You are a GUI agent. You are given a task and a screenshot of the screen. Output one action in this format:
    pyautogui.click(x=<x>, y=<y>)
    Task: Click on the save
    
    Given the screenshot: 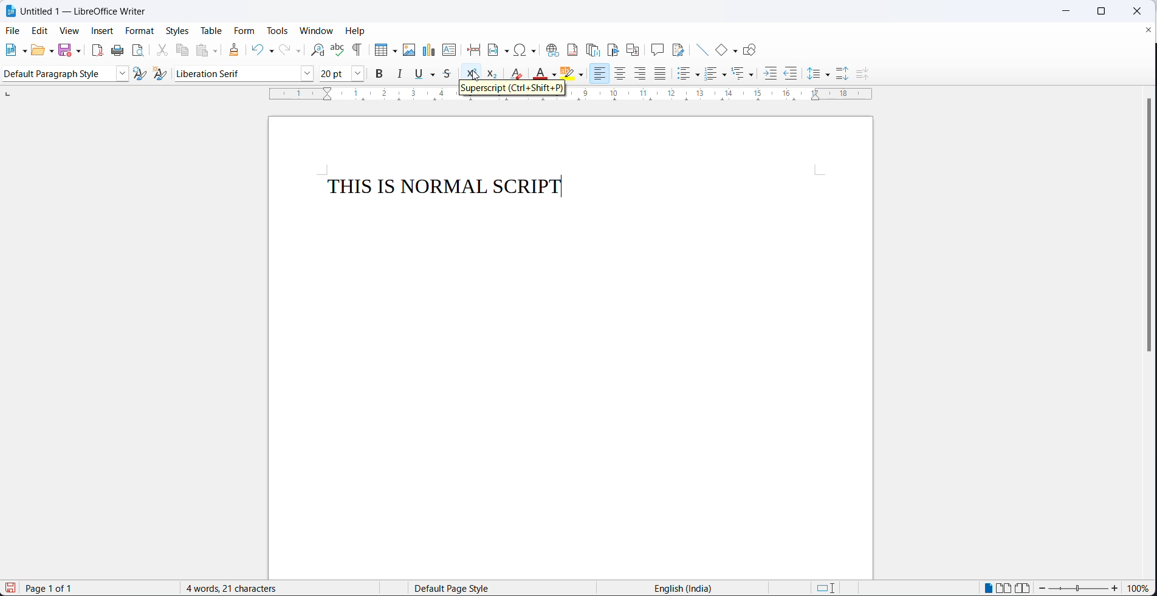 What is the action you would take?
    pyautogui.click(x=66, y=49)
    